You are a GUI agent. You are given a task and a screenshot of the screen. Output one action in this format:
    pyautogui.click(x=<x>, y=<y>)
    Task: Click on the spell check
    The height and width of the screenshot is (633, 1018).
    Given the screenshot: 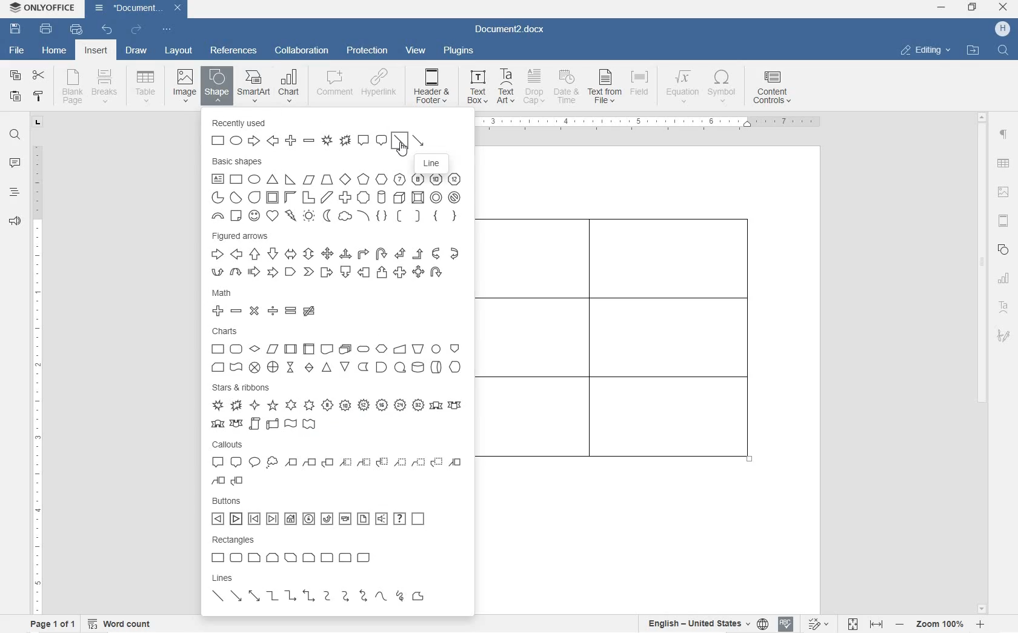 What is the action you would take?
    pyautogui.click(x=786, y=625)
    